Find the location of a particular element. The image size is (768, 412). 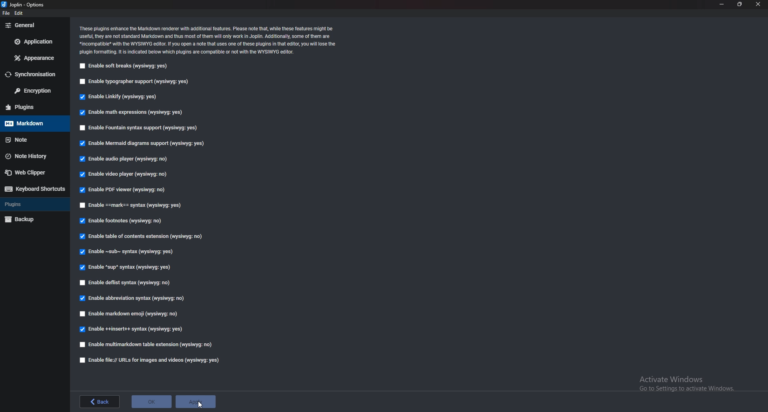

Enable markdown emoji is located at coordinates (130, 315).